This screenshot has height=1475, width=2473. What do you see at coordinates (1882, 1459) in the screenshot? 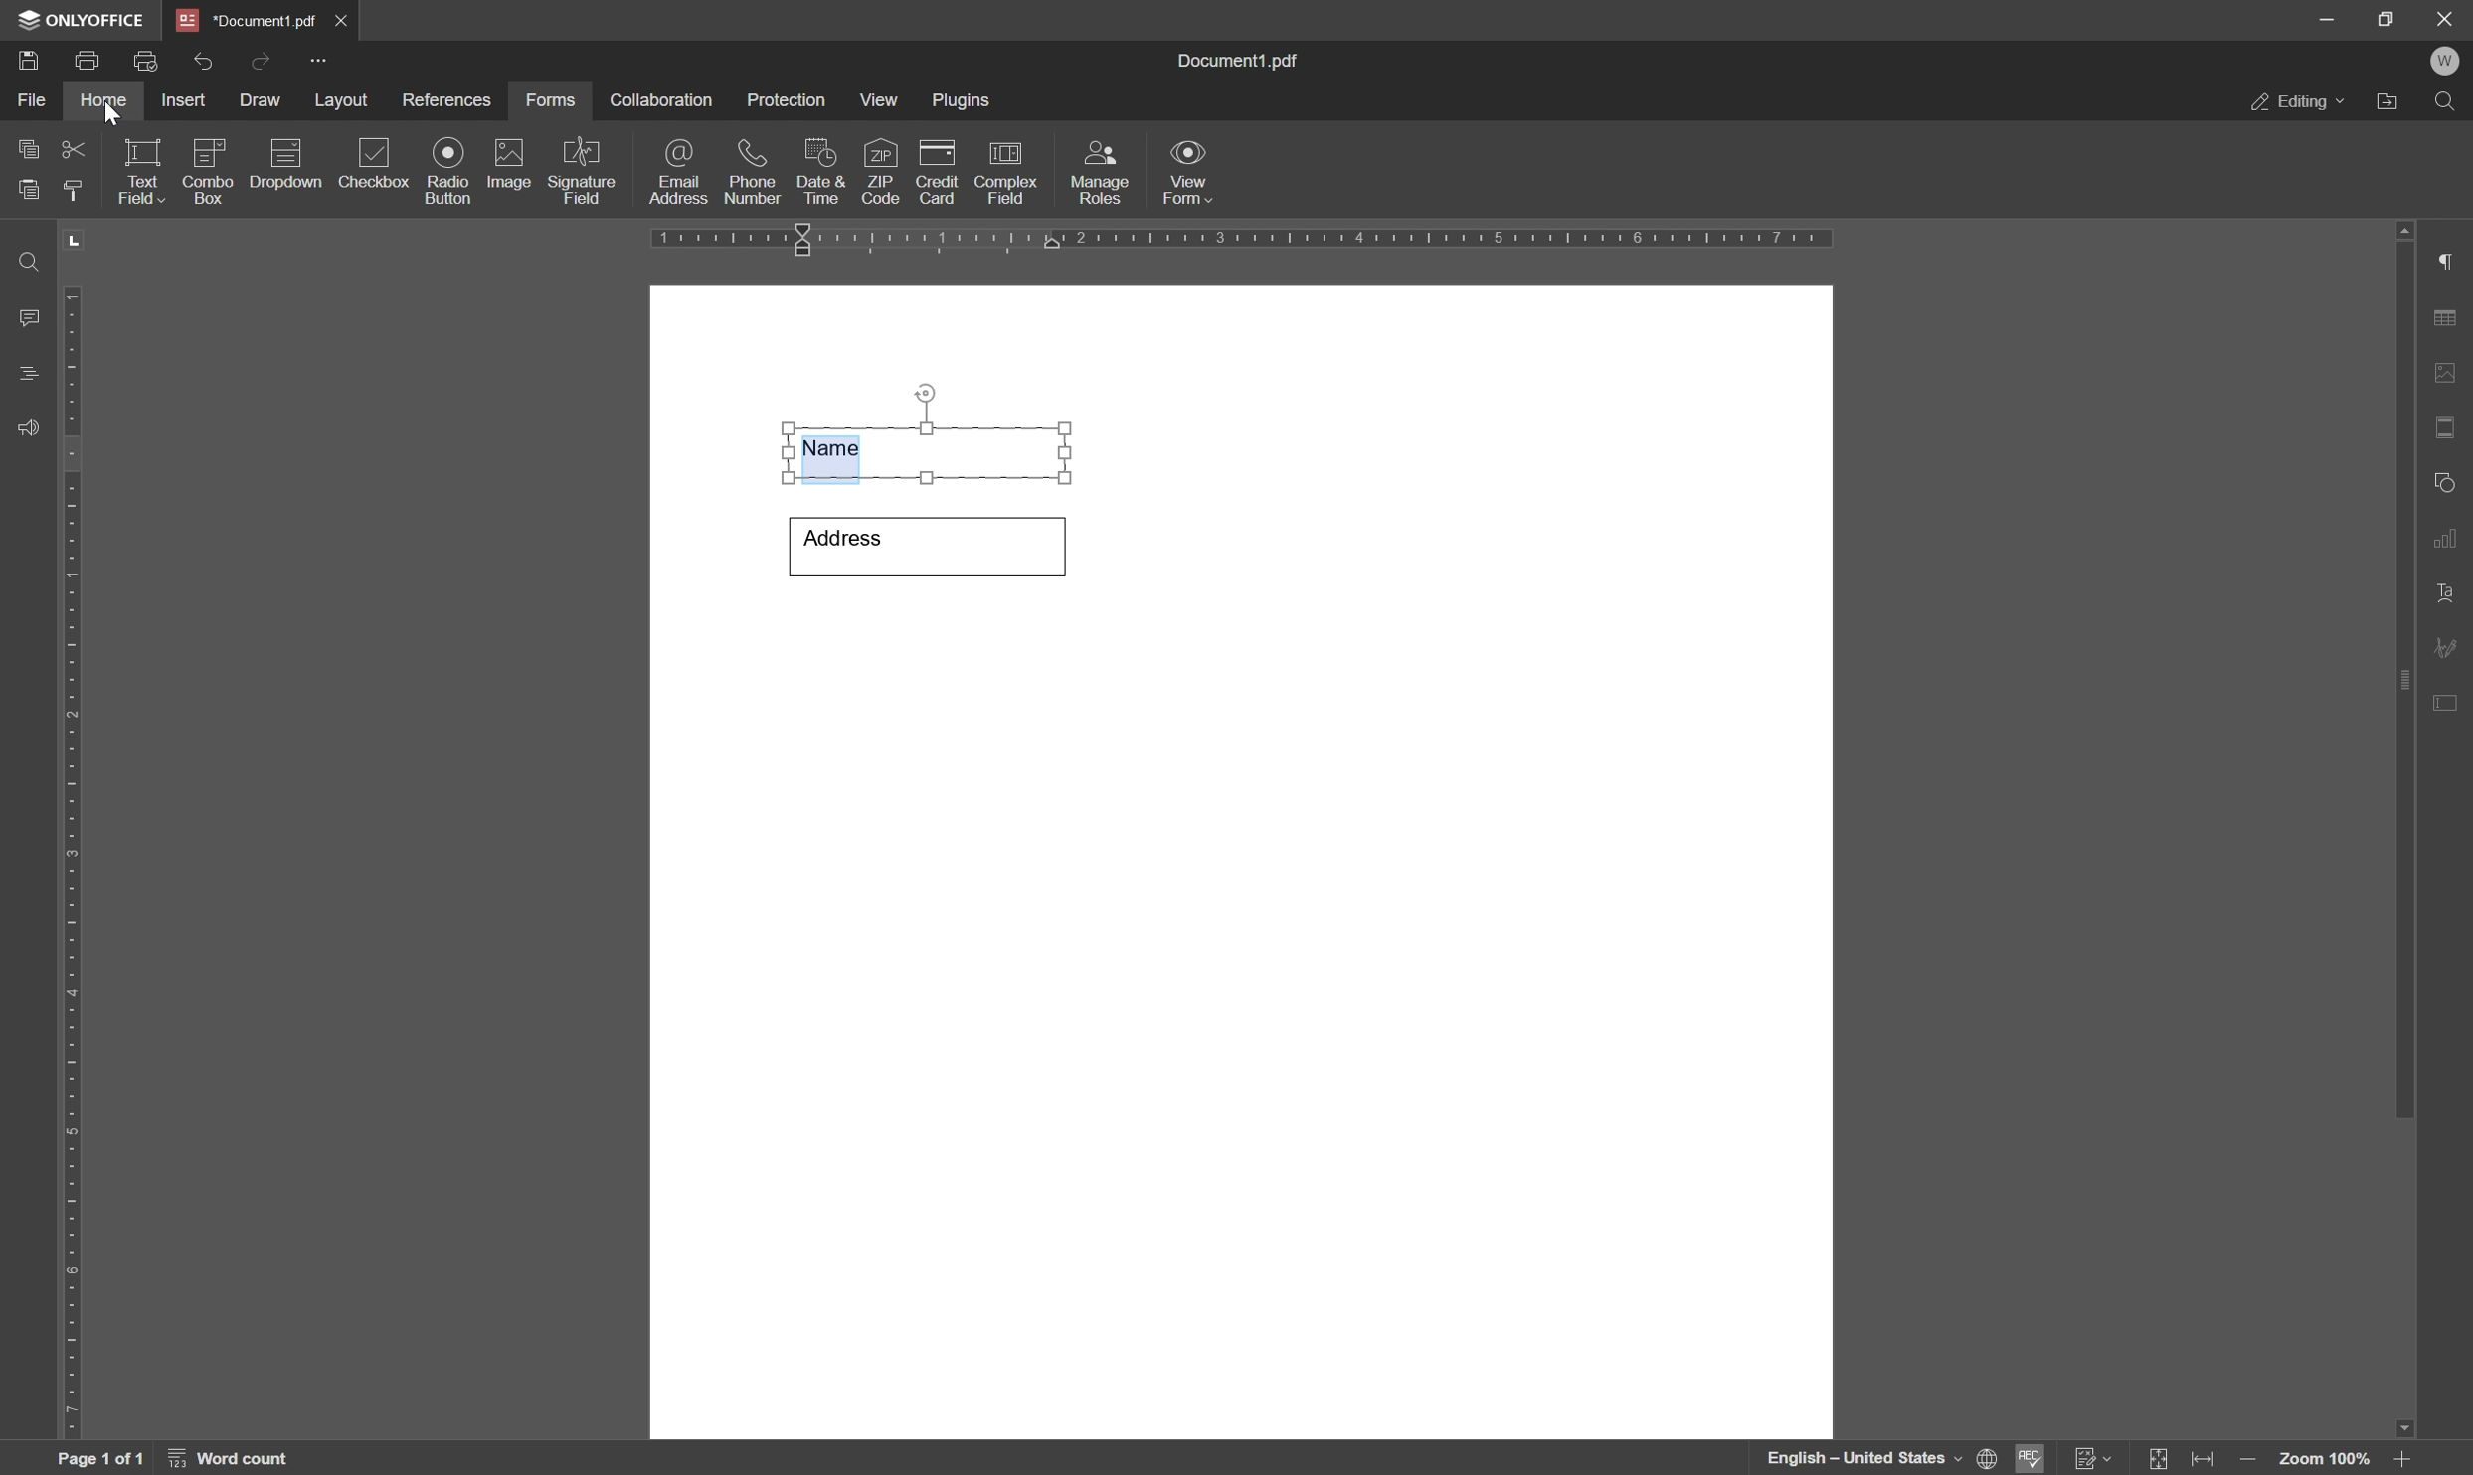
I see `English- united states` at bounding box center [1882, 1459].